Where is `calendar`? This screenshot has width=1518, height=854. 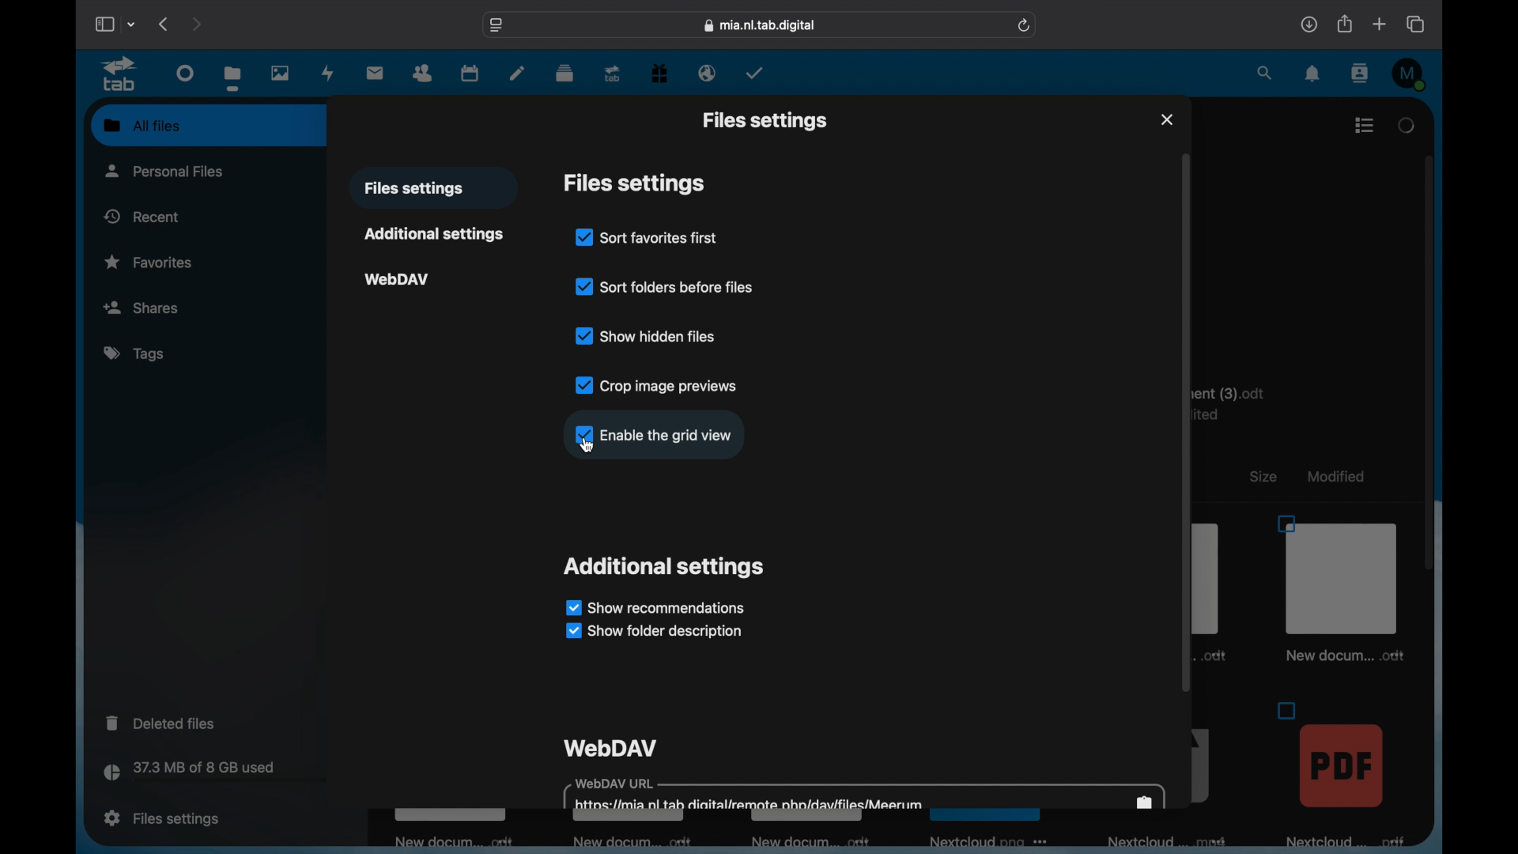 calendar is located at coordinates (470, 72).